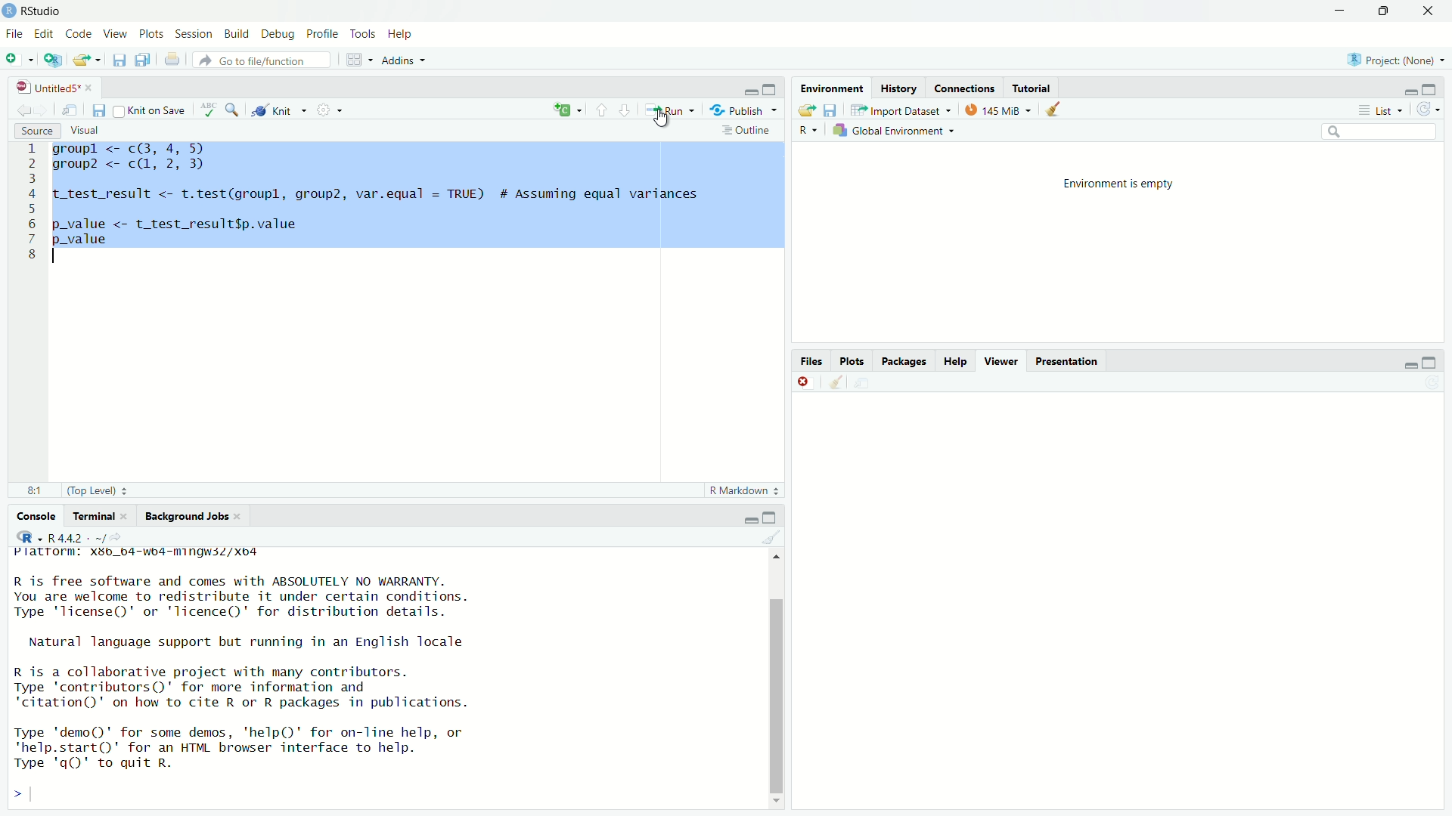 The image size is (1452, 816). I want to click on cursor, so click(663, 122).